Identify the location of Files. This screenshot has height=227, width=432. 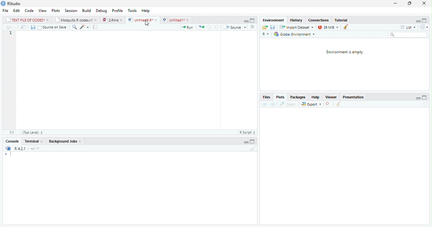
(266, 97).